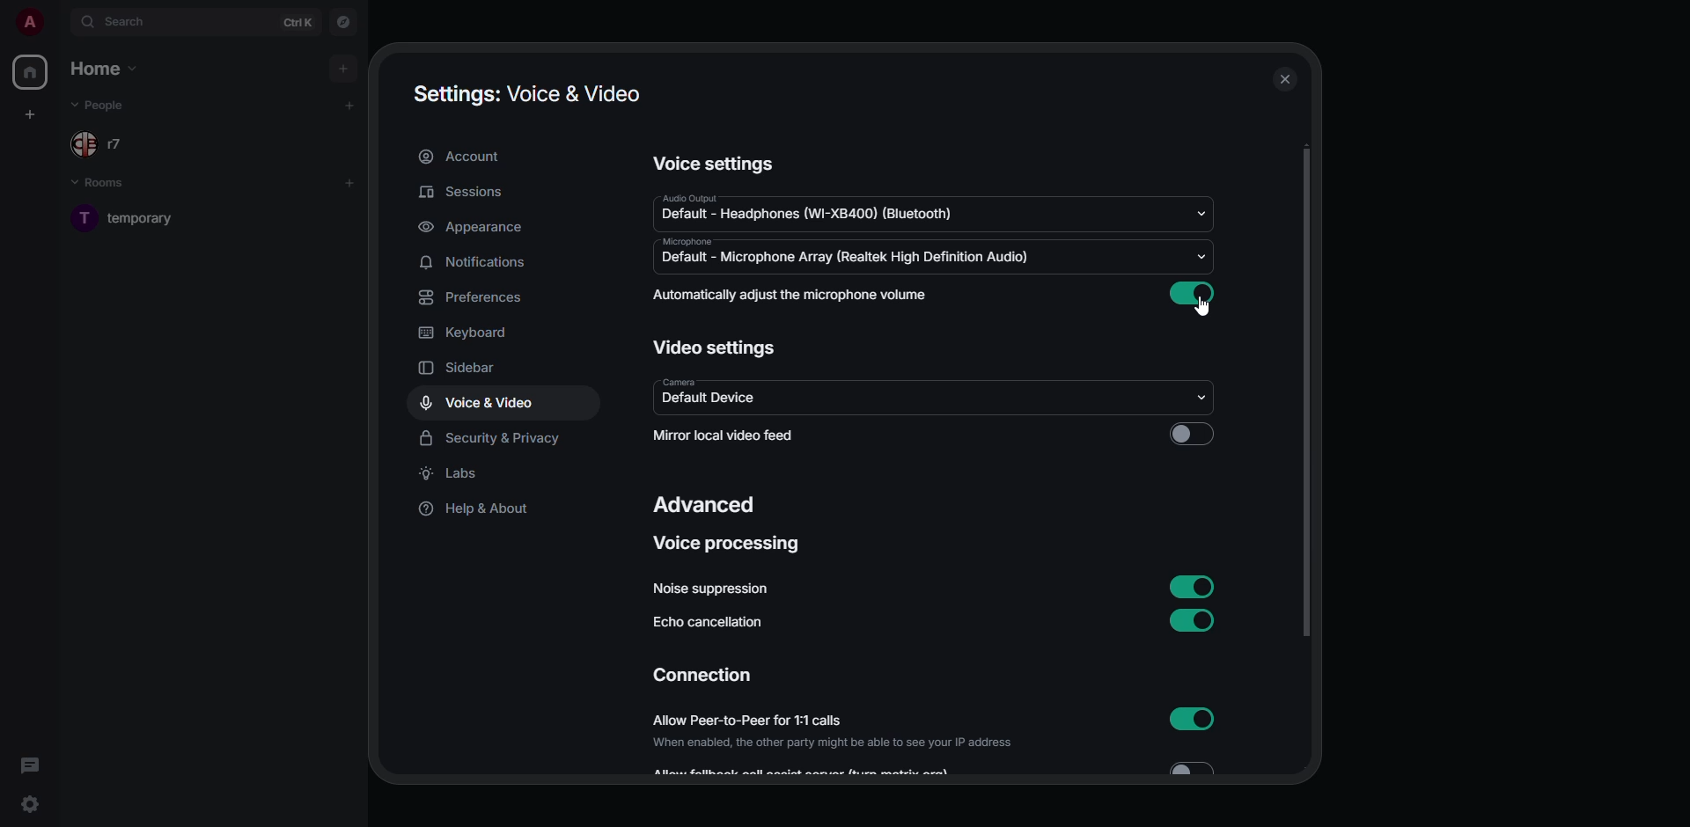 This screenshot has height=827, width=1690. I want to click on search, so click(121, 19).